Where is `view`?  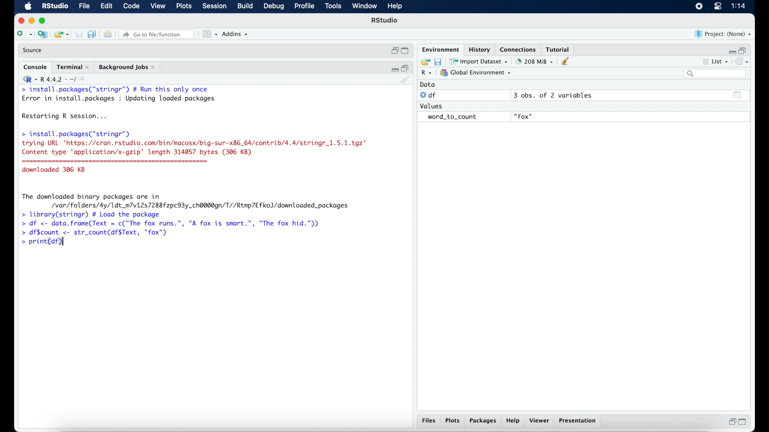 view is located at coordinates (158, 6).